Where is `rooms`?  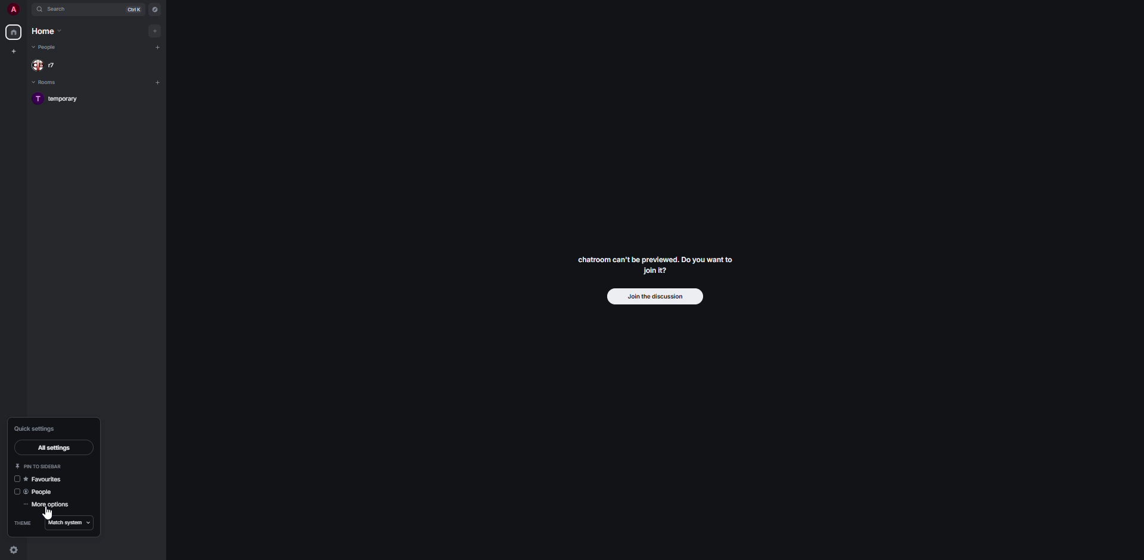
rooms is located at coordinates (45, 83).